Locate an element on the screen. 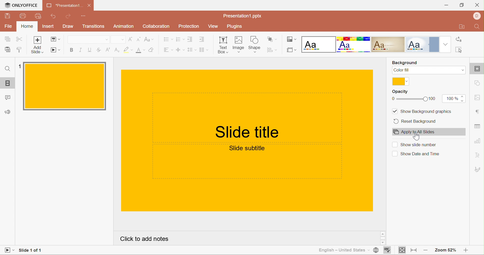 Image resolution: width=484 pixels, height=255 pixels. paragraph settings is located at coordinates (477, 112).